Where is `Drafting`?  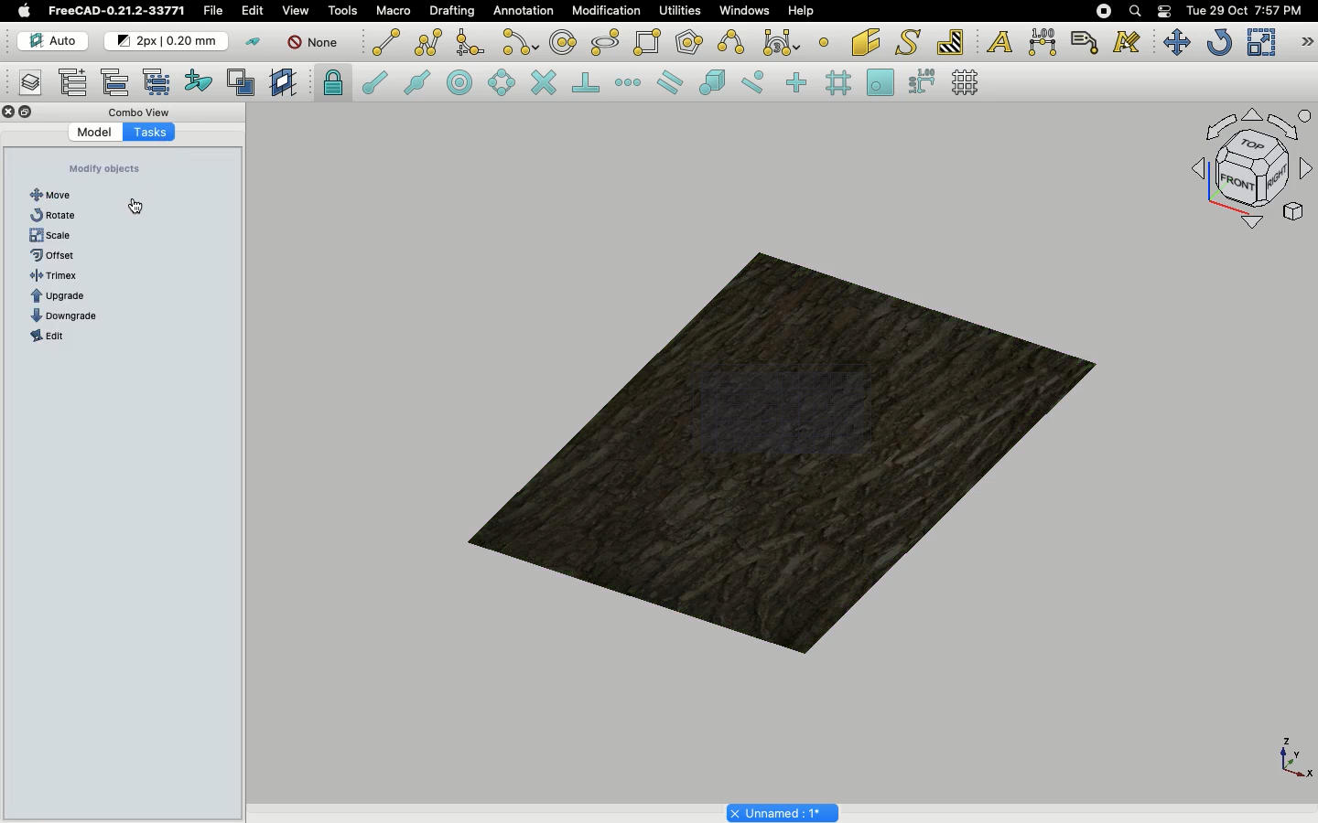 Drafting is located at coordinates (454, 10).